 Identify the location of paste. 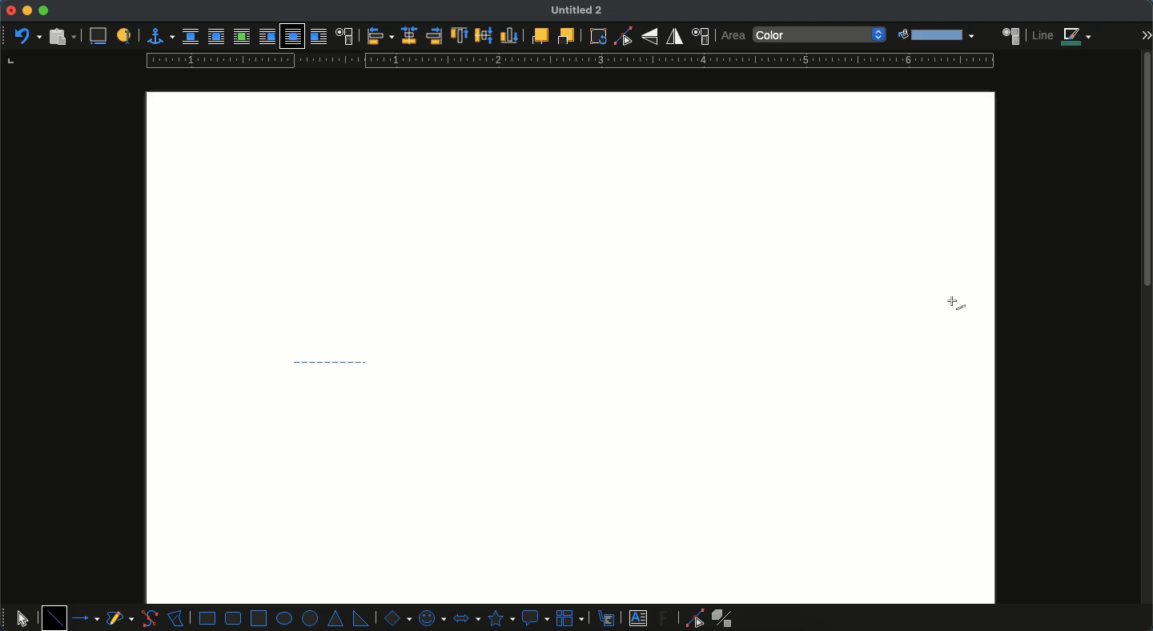
(61, 36).